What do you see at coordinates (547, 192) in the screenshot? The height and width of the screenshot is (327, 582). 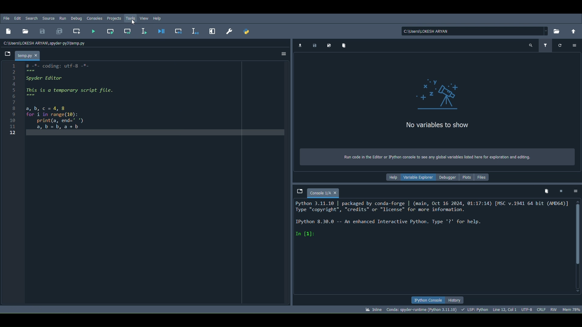 I see `Remove all variables from namespace` at bounding box center [547, 192].